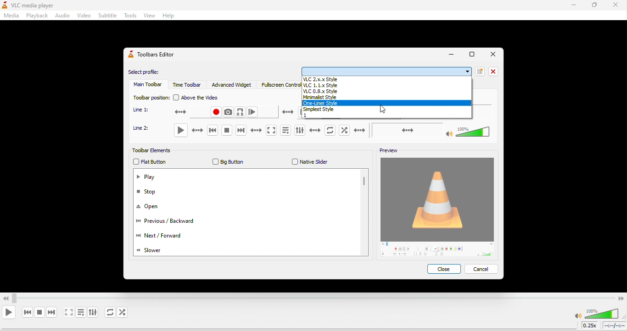 This screenshot has height=331, width=627. I want to click on previous media, so click(212, 130).